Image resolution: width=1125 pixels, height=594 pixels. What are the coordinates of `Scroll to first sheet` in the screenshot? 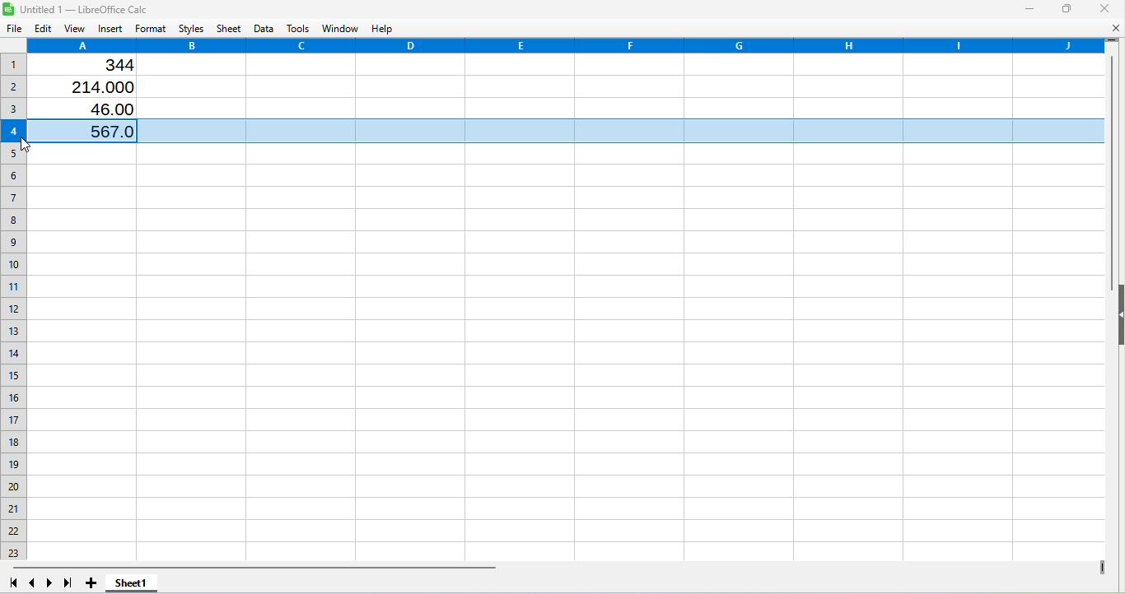 It's located at (11, 583).